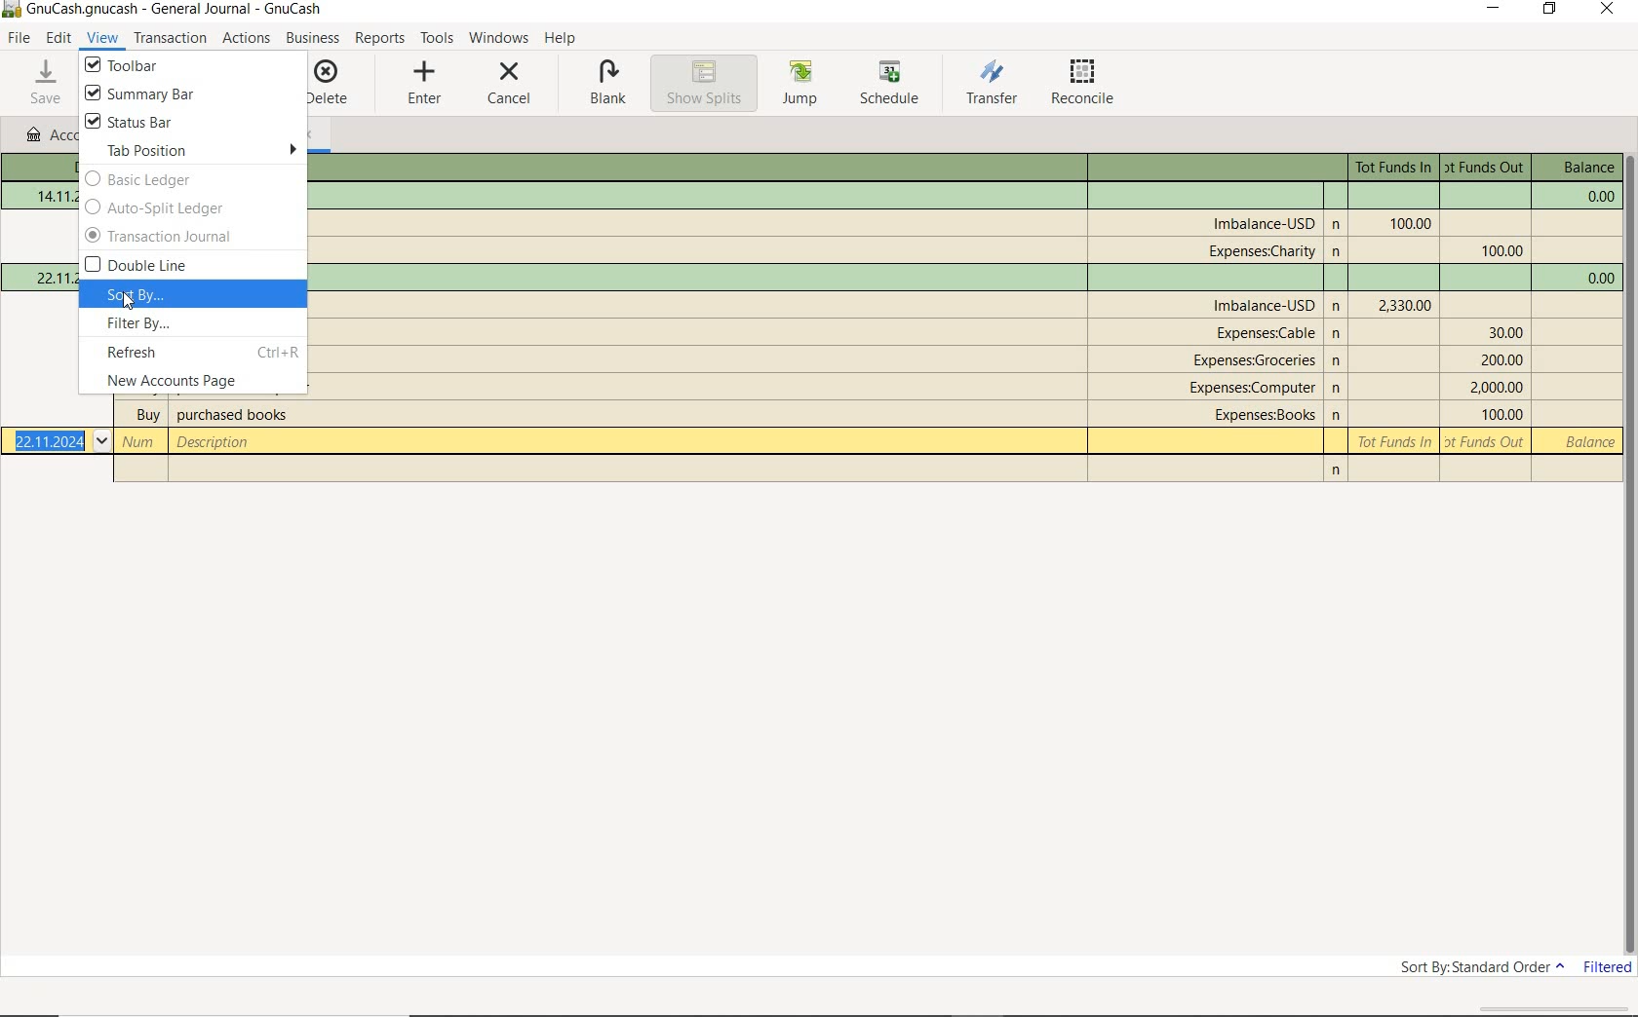 The height and width of the screenshot is (1017, 1638). Describe the element at coordinates (48, 83) in the screenshot. I see `SAVE` at that location.